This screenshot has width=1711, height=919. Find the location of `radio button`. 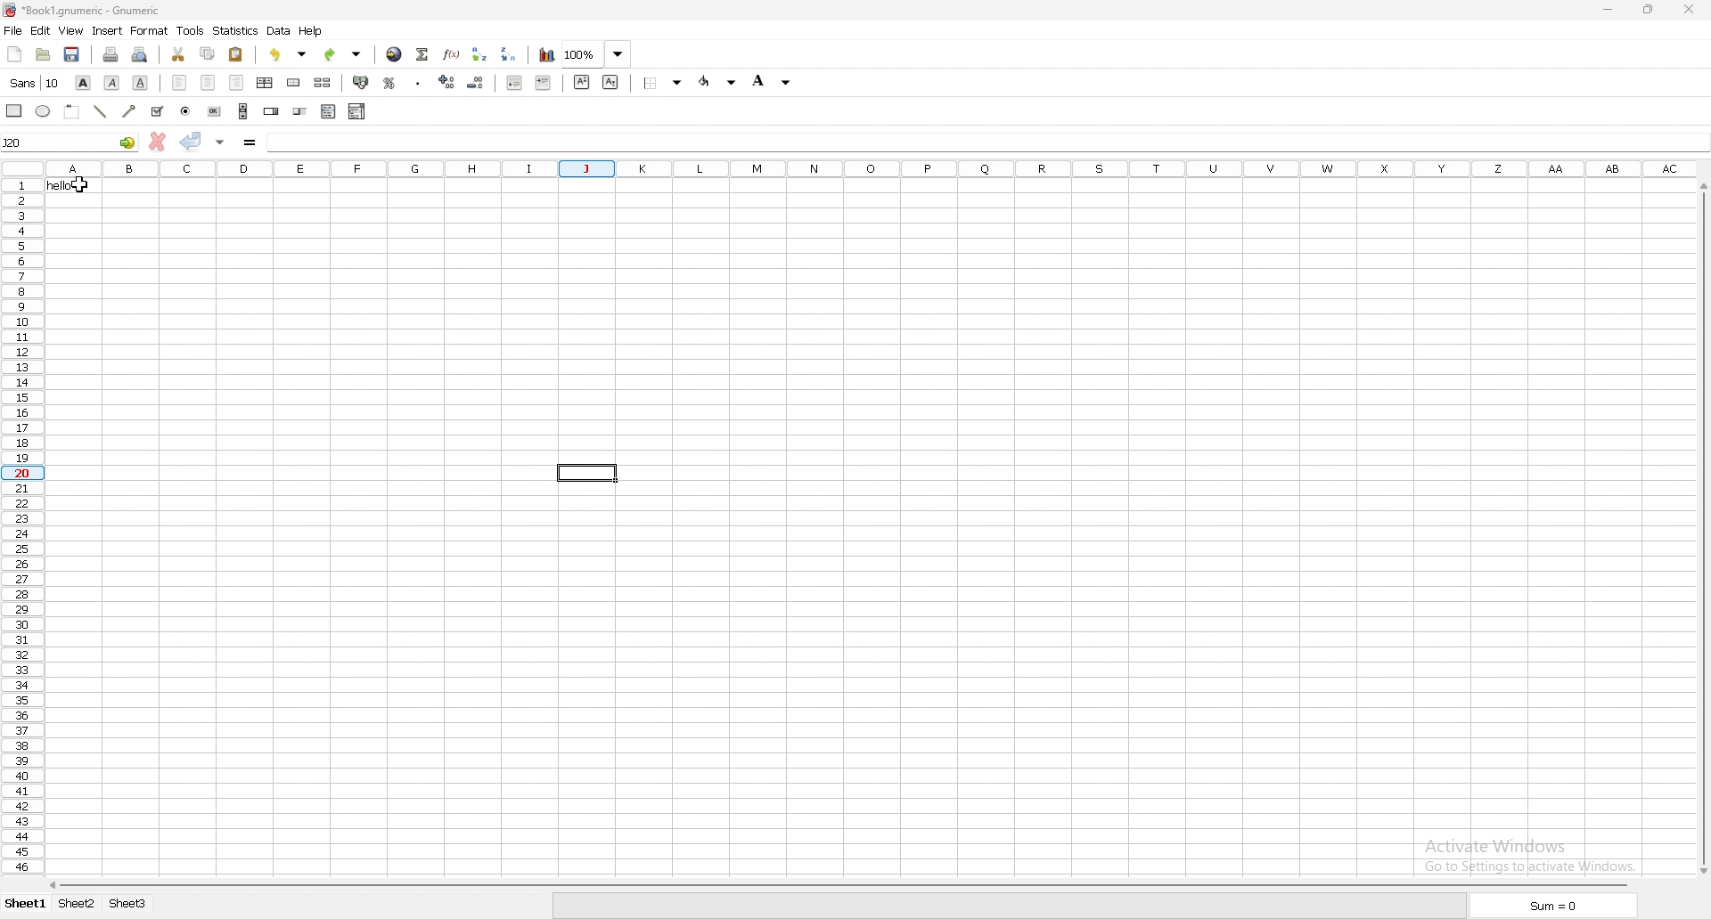

radio button is located at coordinates (186, 110).